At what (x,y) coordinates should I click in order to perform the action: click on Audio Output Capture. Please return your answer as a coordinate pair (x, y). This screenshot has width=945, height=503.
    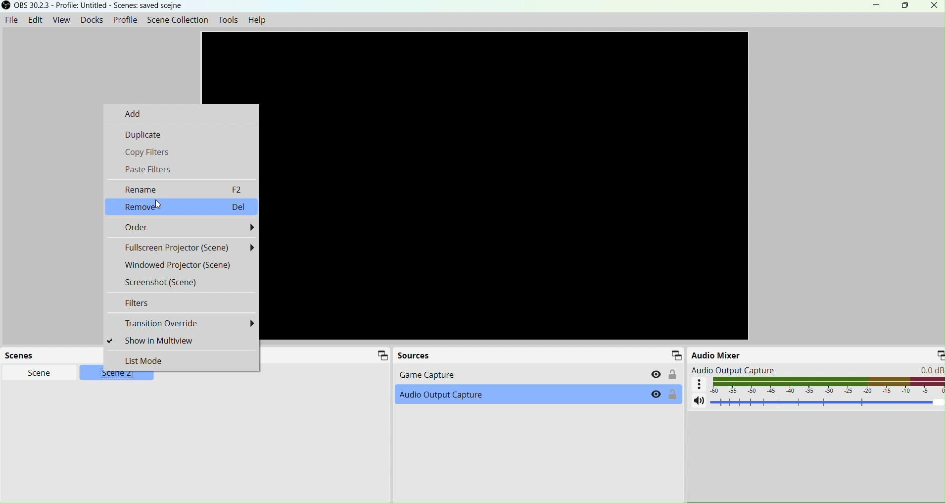
    Looking at the image, I should click on (463, 397).